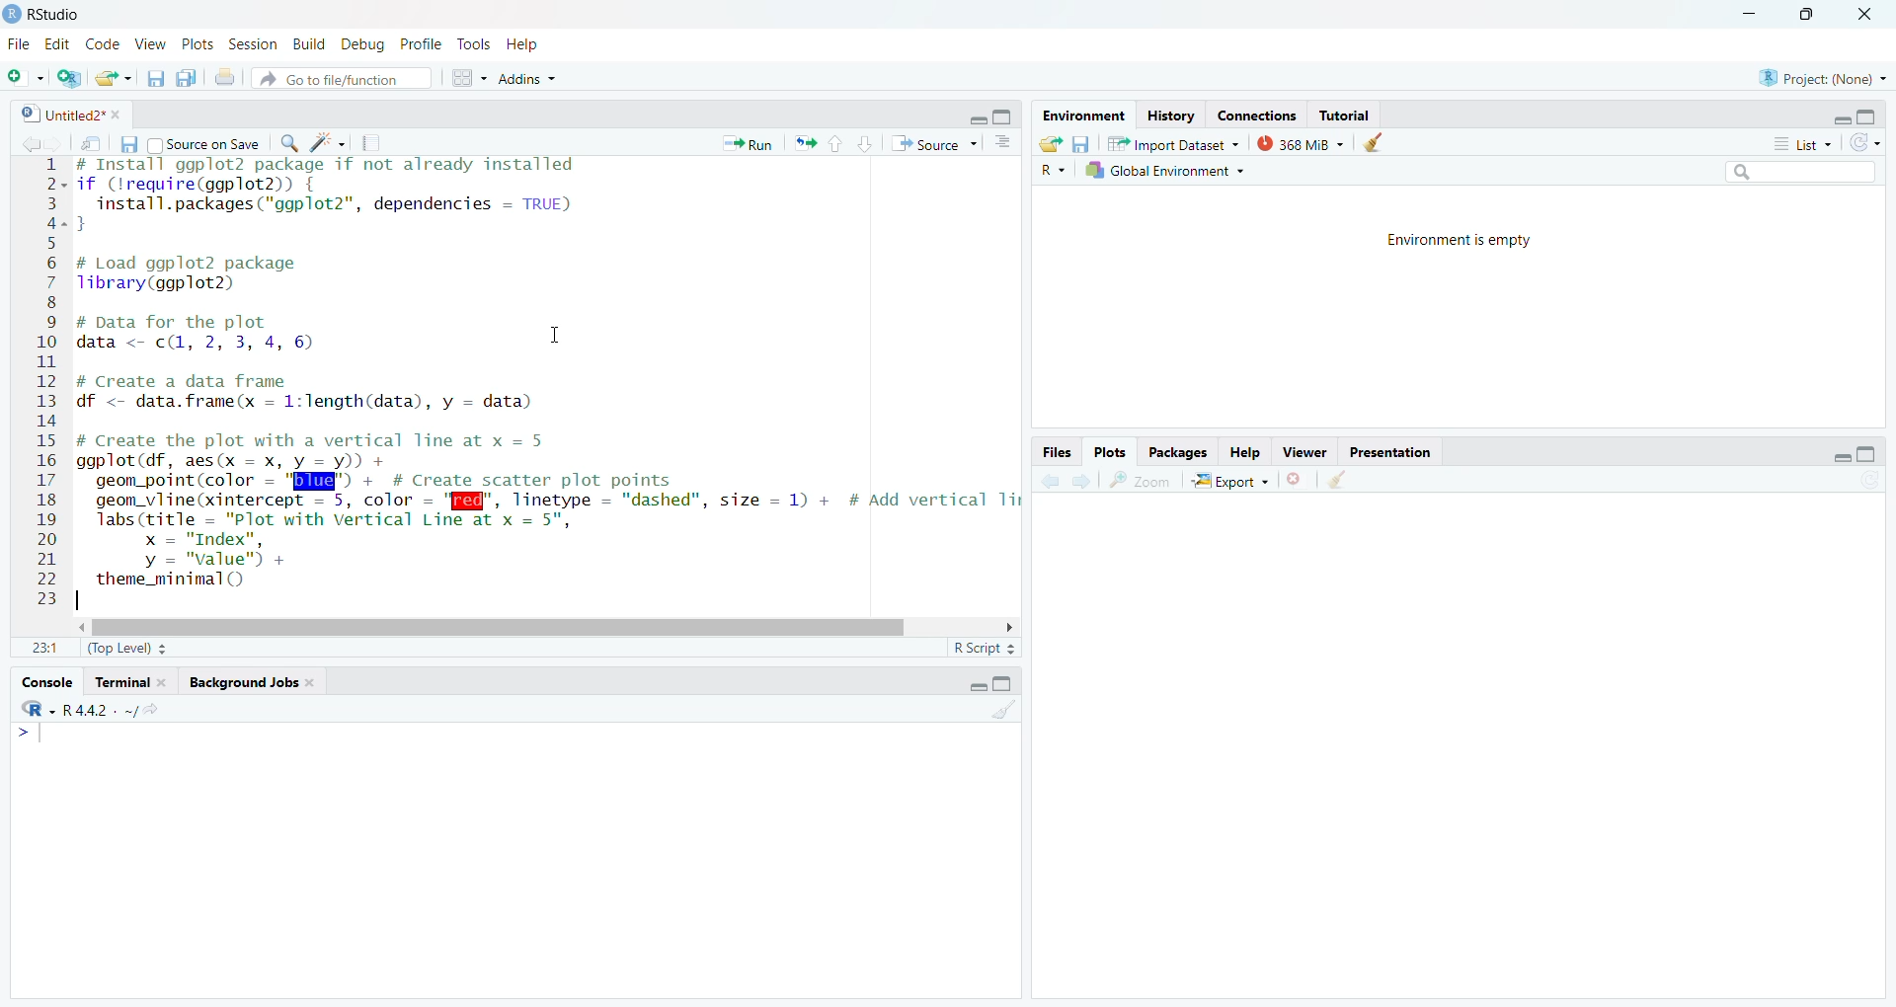 This screenshot has height=1007, width=1896. What do you see at coordinates (940, 144) in the screenshot?
I see `“* Source ~` at bounding box center [940, 144].